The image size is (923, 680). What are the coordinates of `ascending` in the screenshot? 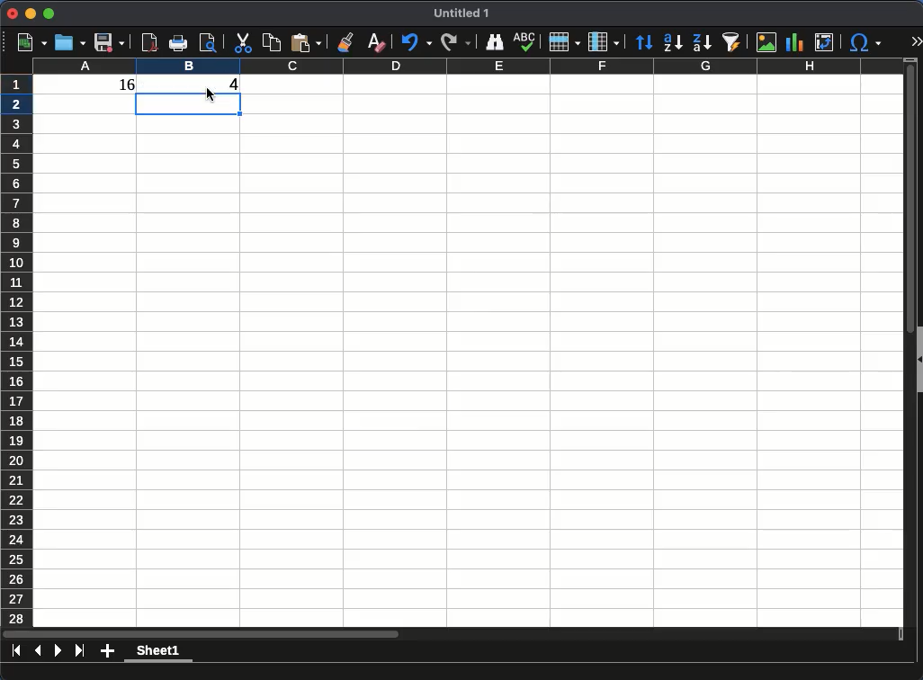 It's located at (673, 43).